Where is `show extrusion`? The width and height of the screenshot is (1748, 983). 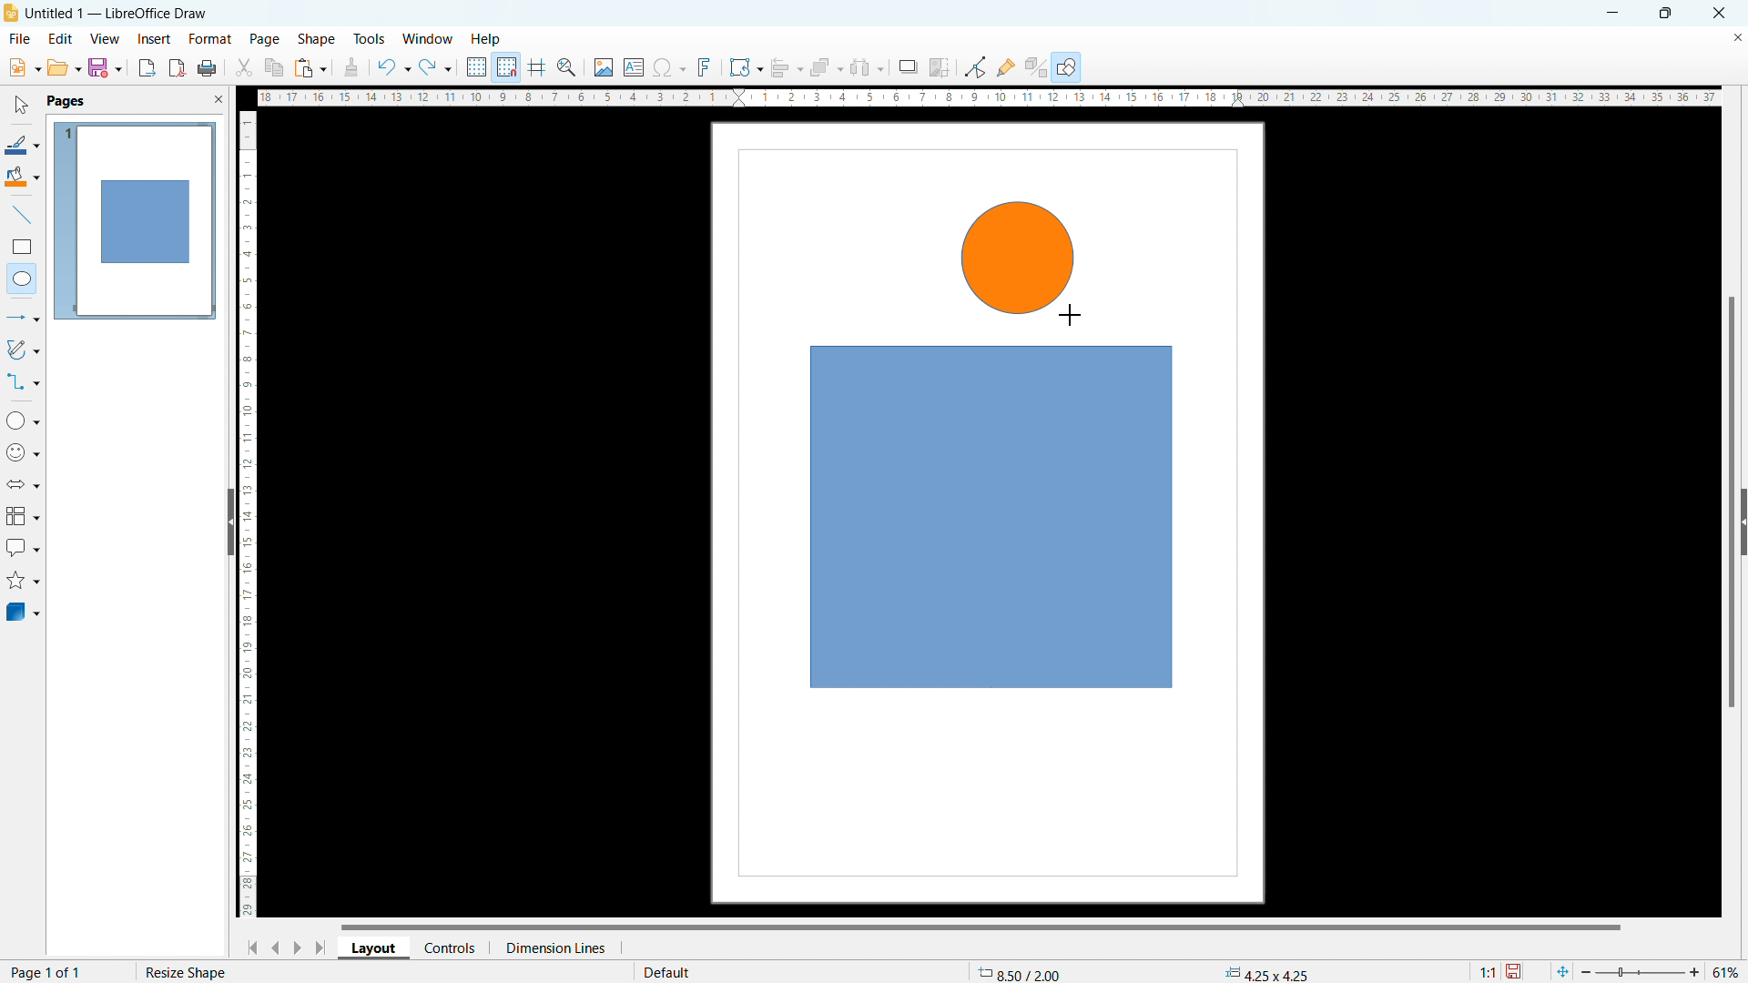 show extrusion is located at coordinates (1036, 68).